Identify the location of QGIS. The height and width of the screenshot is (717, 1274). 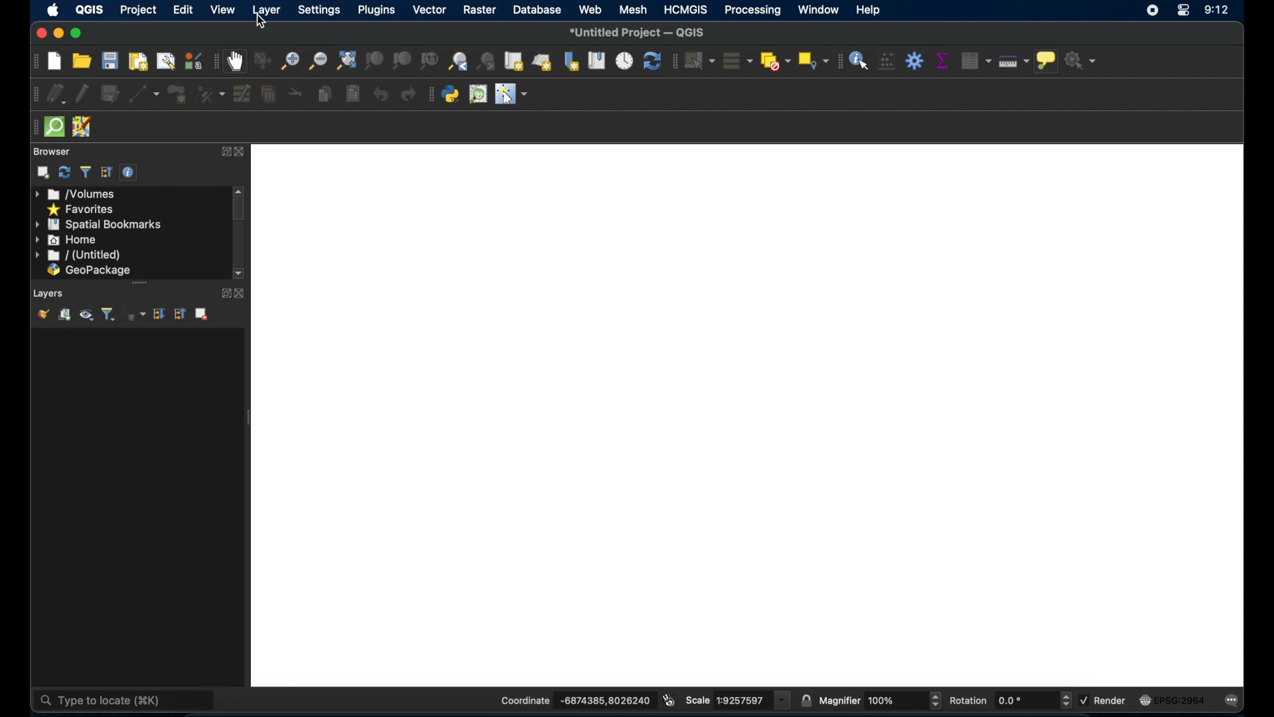
(90, 10).